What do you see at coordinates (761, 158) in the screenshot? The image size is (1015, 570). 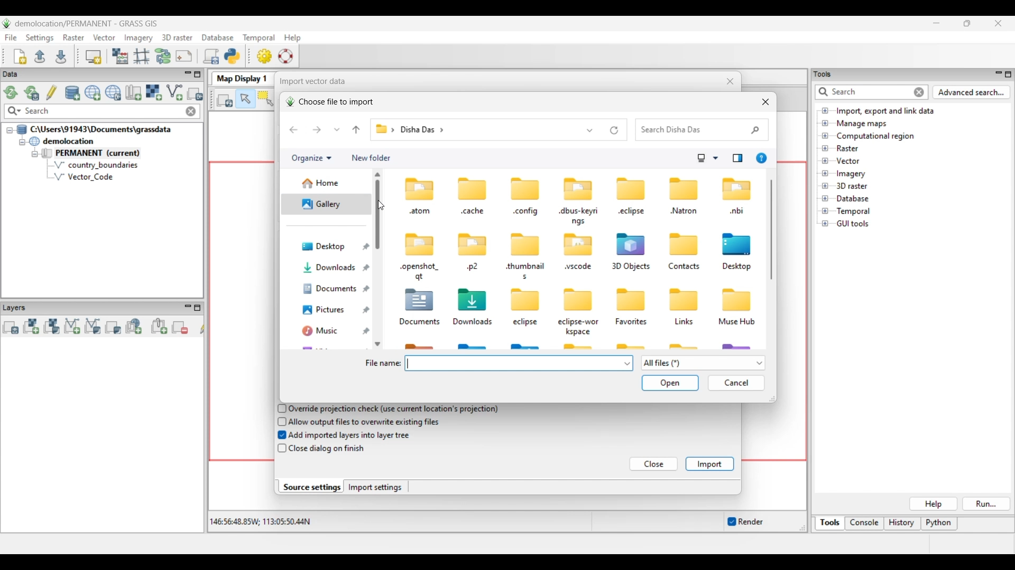 I see `Get help` at bounding box center [761, 158].